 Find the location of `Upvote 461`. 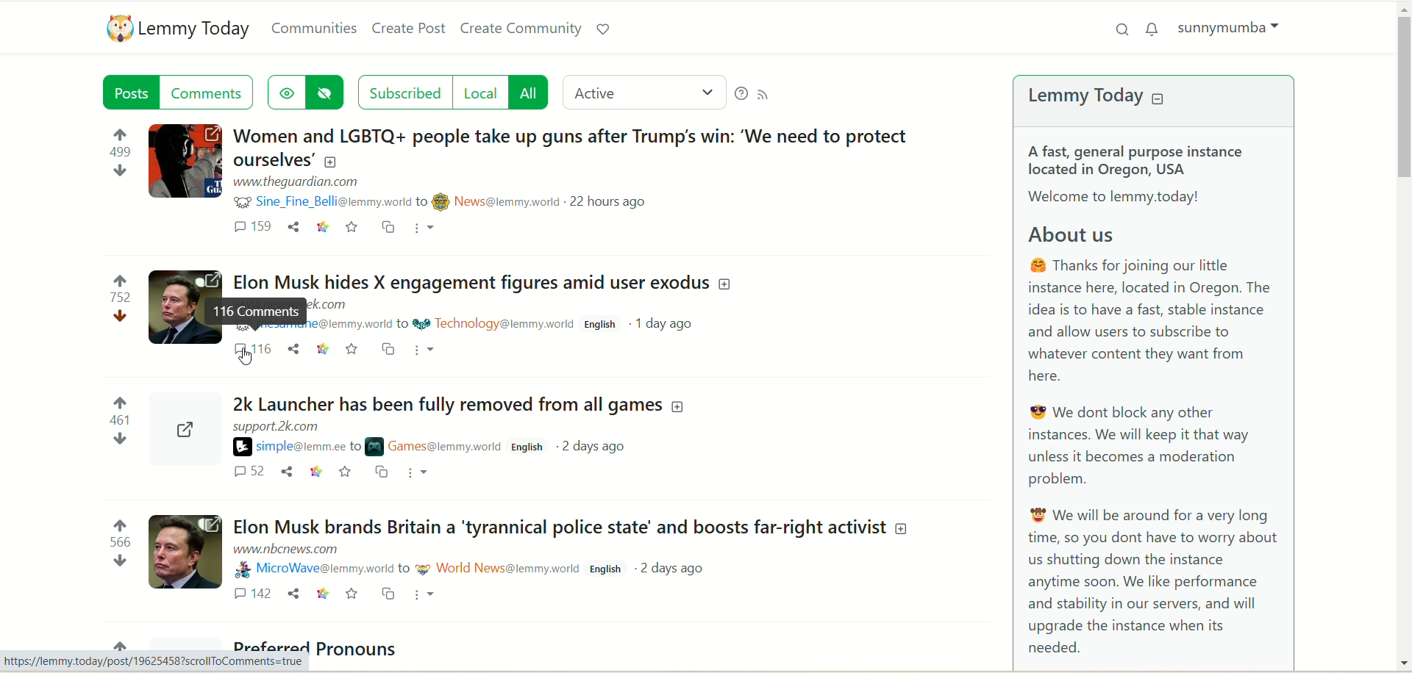

Upvote 461 is located at coordinates (120, 411).